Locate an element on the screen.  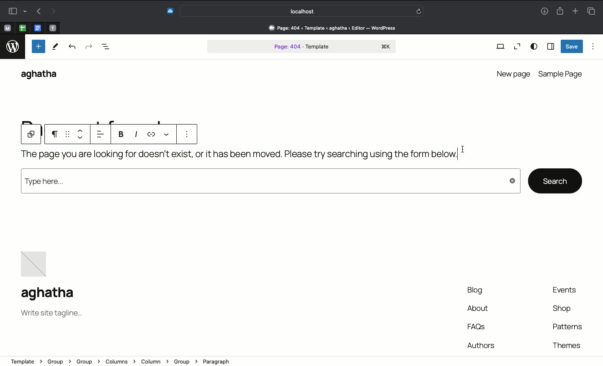
Zoom out is located at coordinates (516, 47).